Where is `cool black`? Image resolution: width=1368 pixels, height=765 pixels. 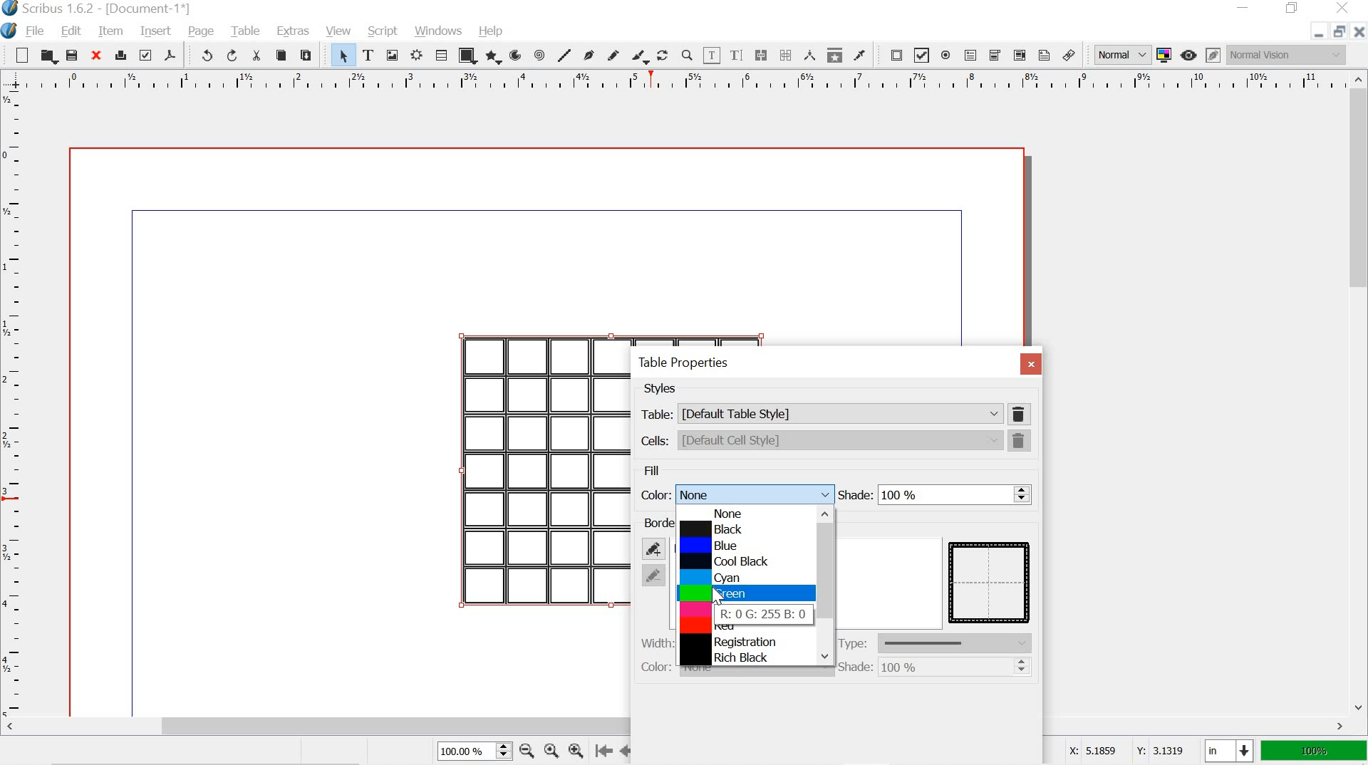
cool black is located at coordinates (727, 562).